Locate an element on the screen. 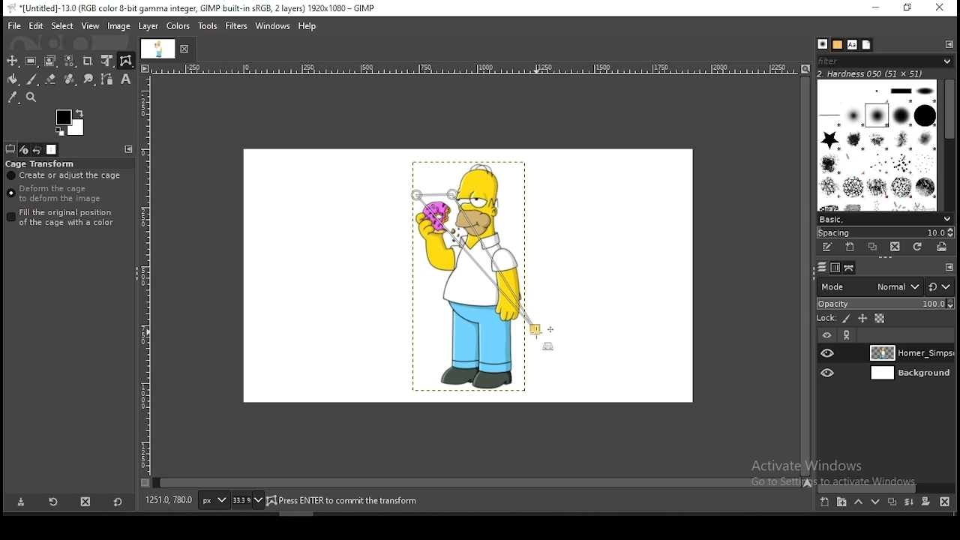 The image size is (960, 540). merge layers is located at coordinates (909, 504).